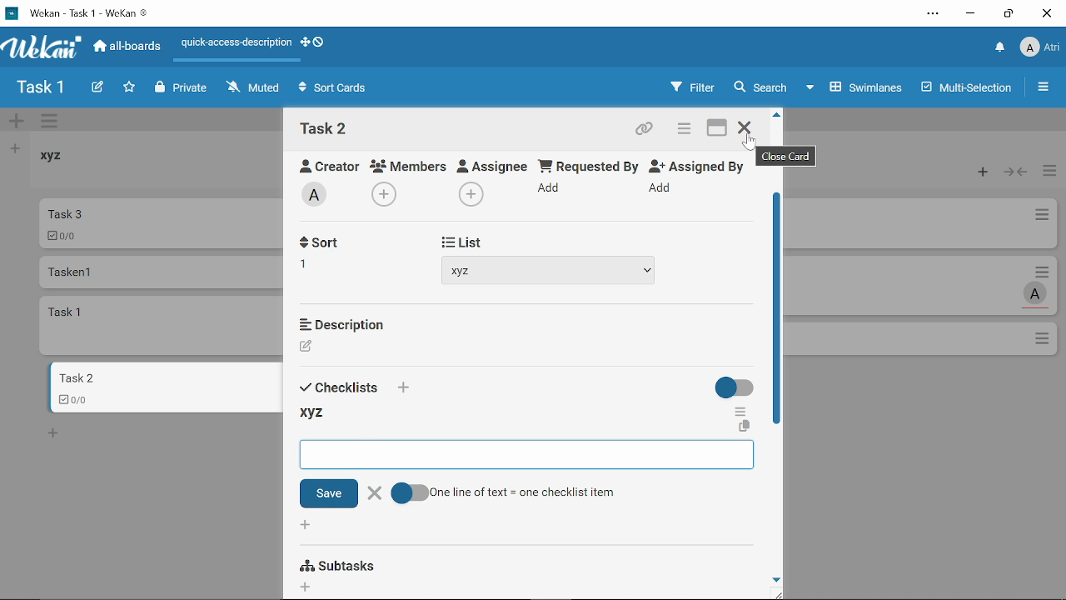 This screenshot has width=1066, height=600. I want to click on Open/close sidebar, so click(1045, 89).